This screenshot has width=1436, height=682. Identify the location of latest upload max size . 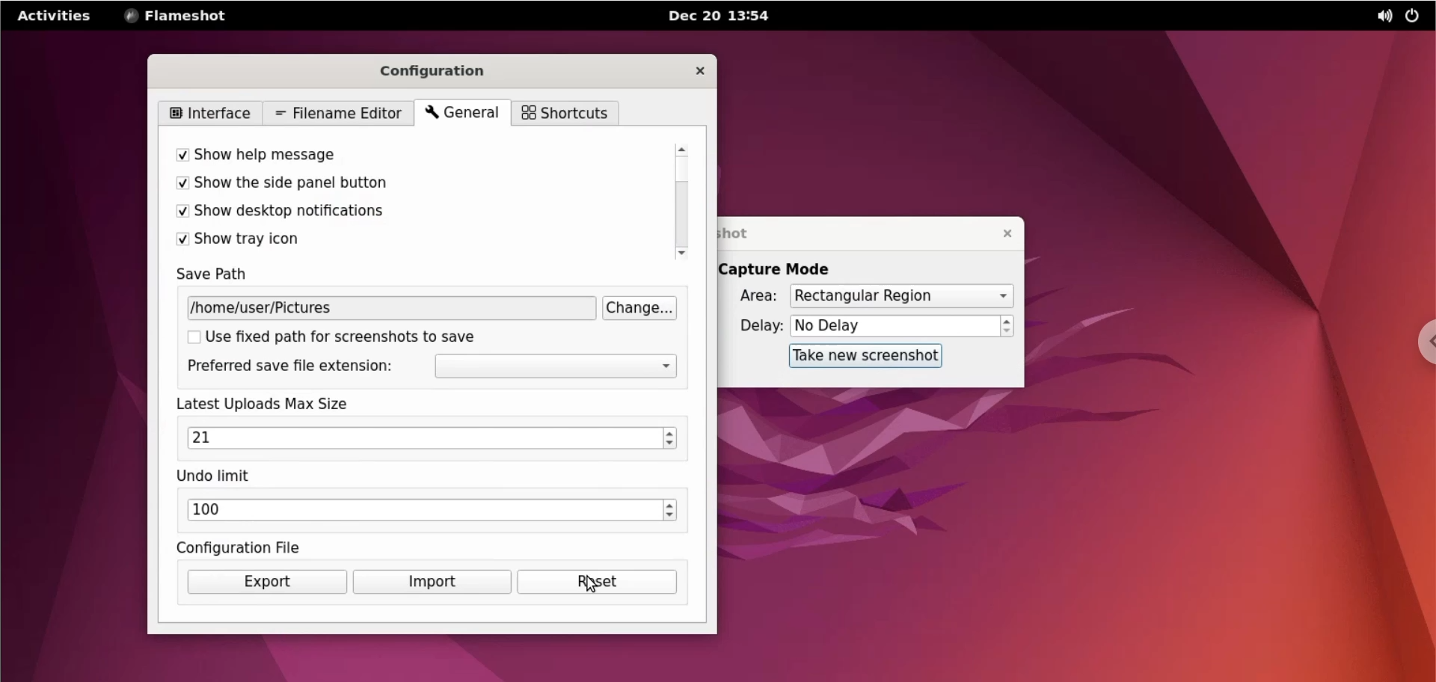
(286, 404).